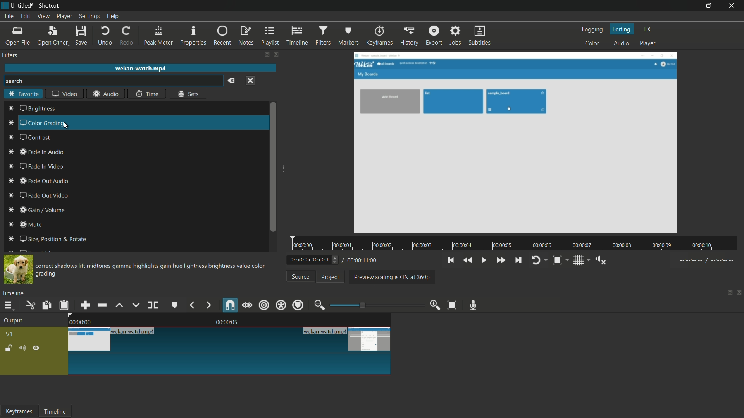  Describe the element at coordinates (222, 36) in the screenshot. I see `recent` at that location.